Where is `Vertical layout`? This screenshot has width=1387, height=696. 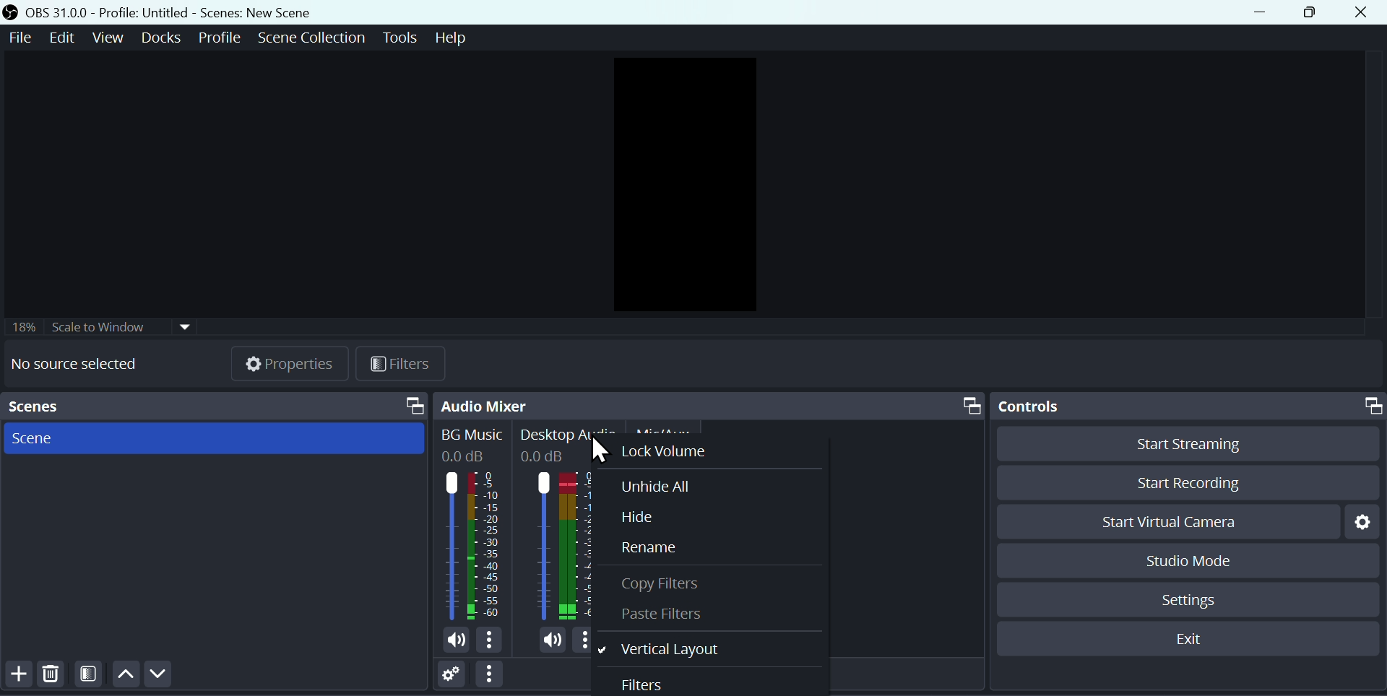 Vertical layout is located at coordinates (675, 649).